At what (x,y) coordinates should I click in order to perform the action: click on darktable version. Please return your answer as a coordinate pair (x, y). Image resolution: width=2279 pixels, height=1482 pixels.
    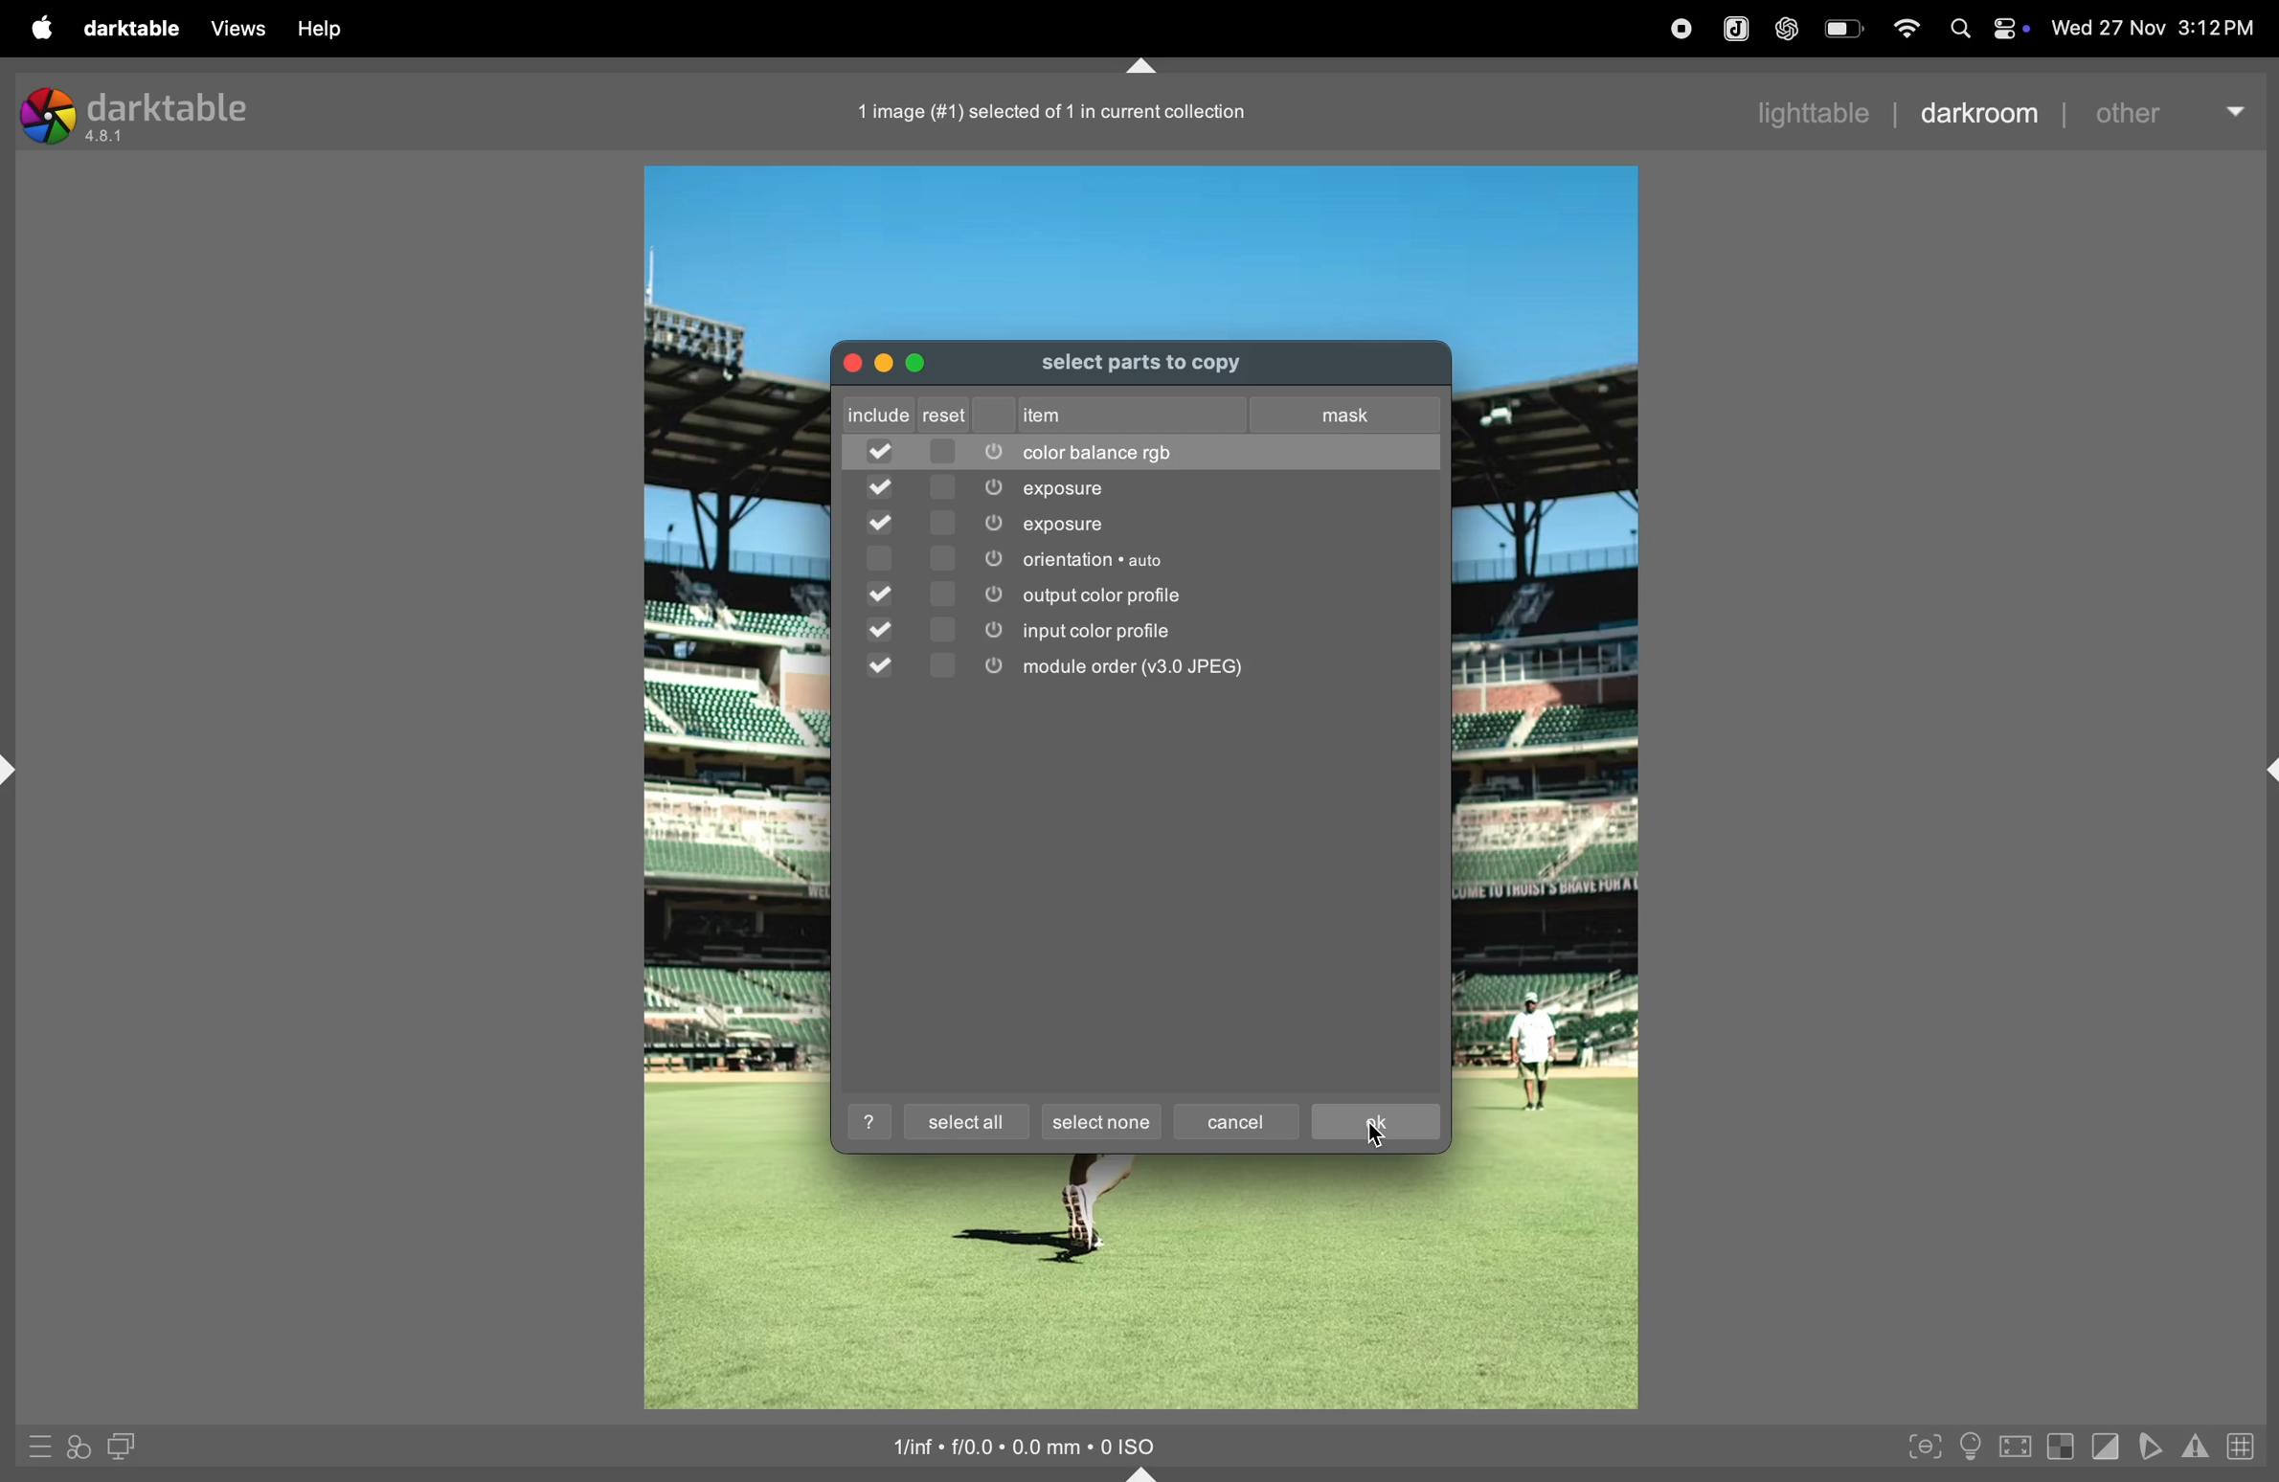
    Looking at the image, I should click on (153, 114).